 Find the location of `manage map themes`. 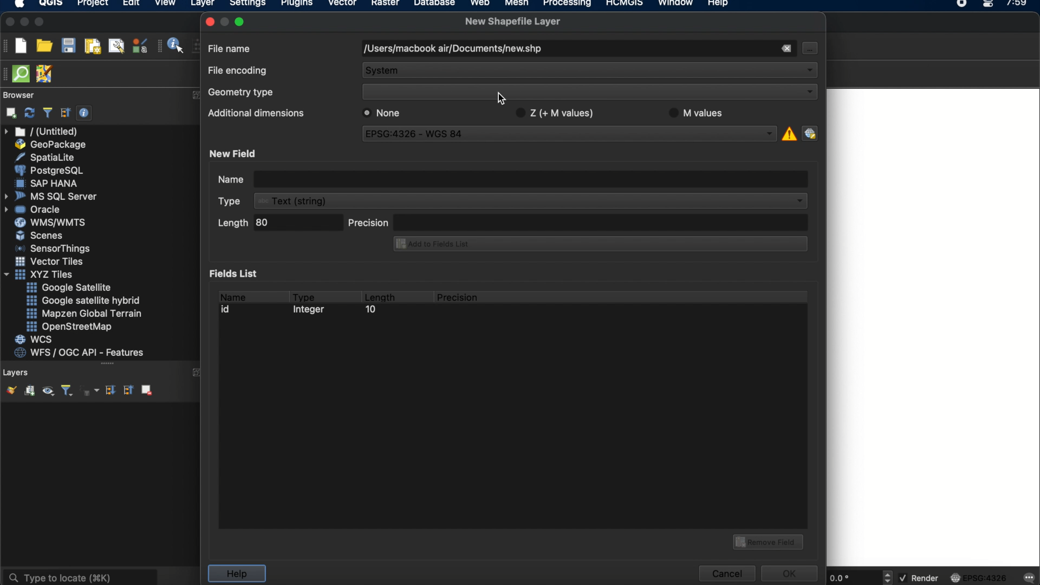

manage map themes is located at coordinates (47, 392).